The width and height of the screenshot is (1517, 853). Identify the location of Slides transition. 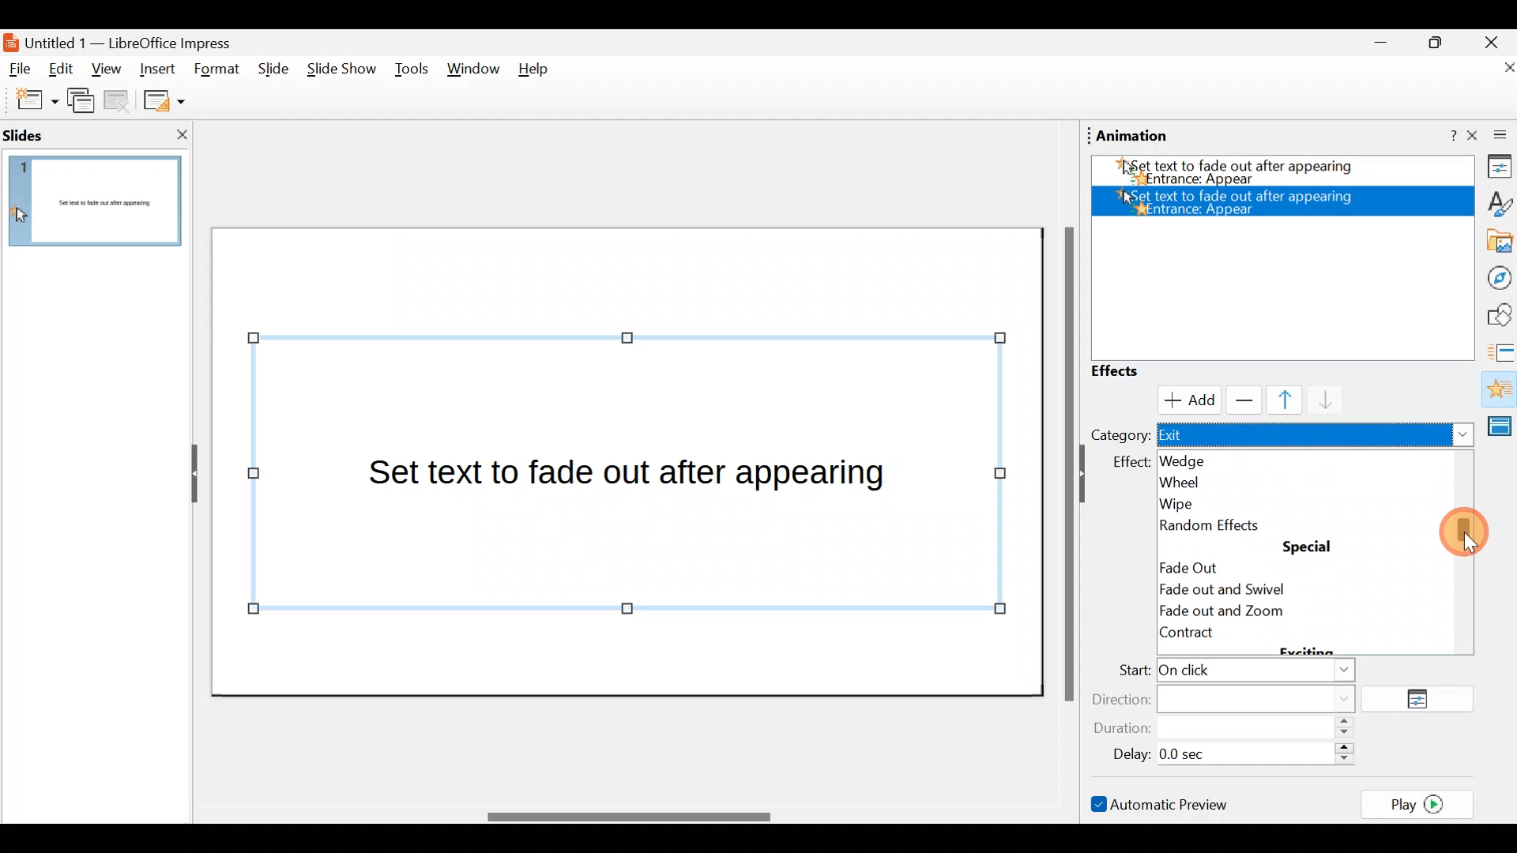
(1501, 351).